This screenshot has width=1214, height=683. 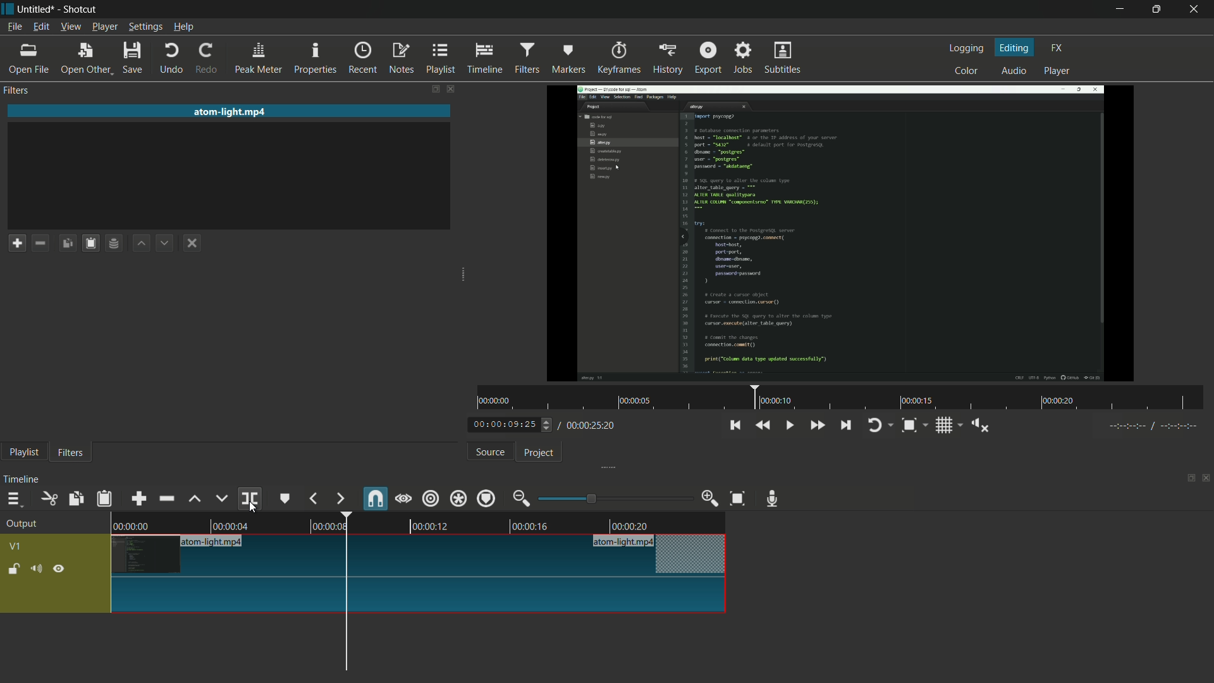 I want to click on history, so click(x=666, y=59).